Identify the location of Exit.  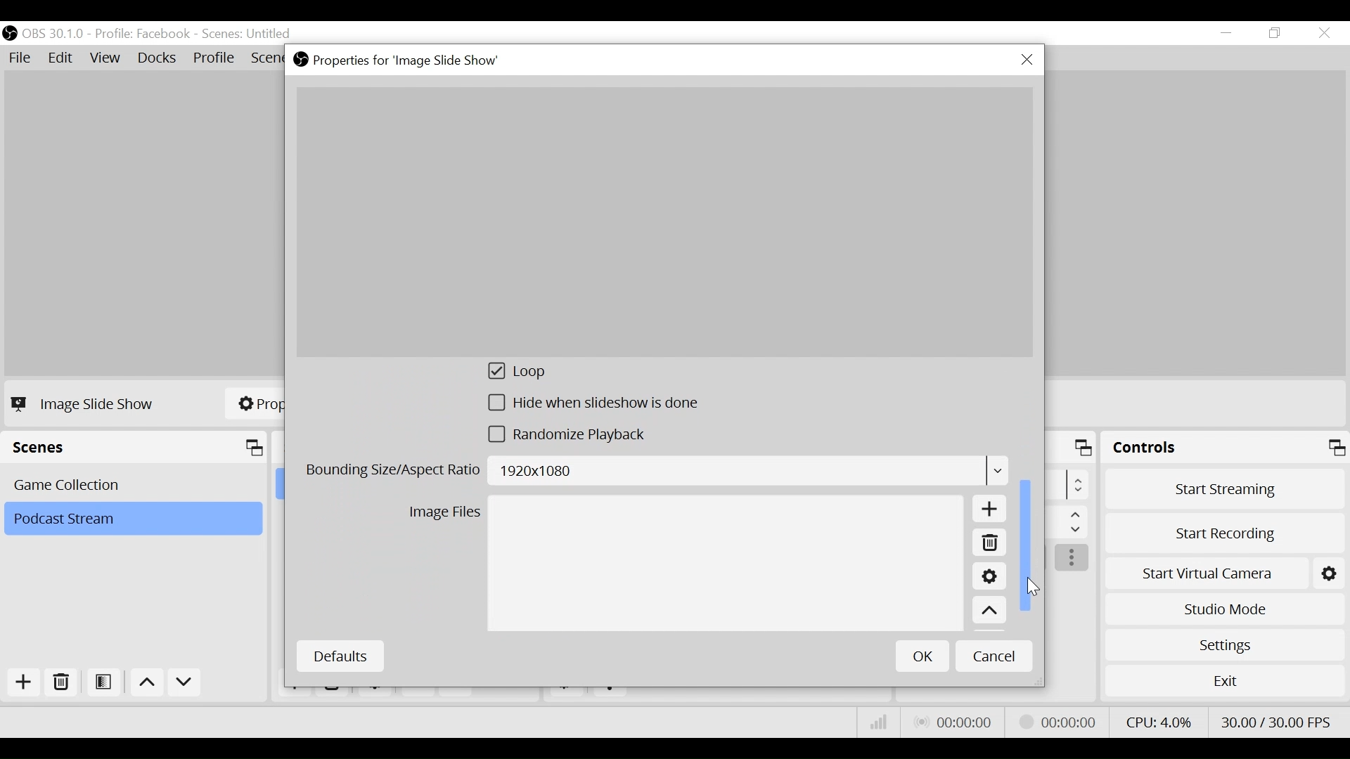
(1225, 684).